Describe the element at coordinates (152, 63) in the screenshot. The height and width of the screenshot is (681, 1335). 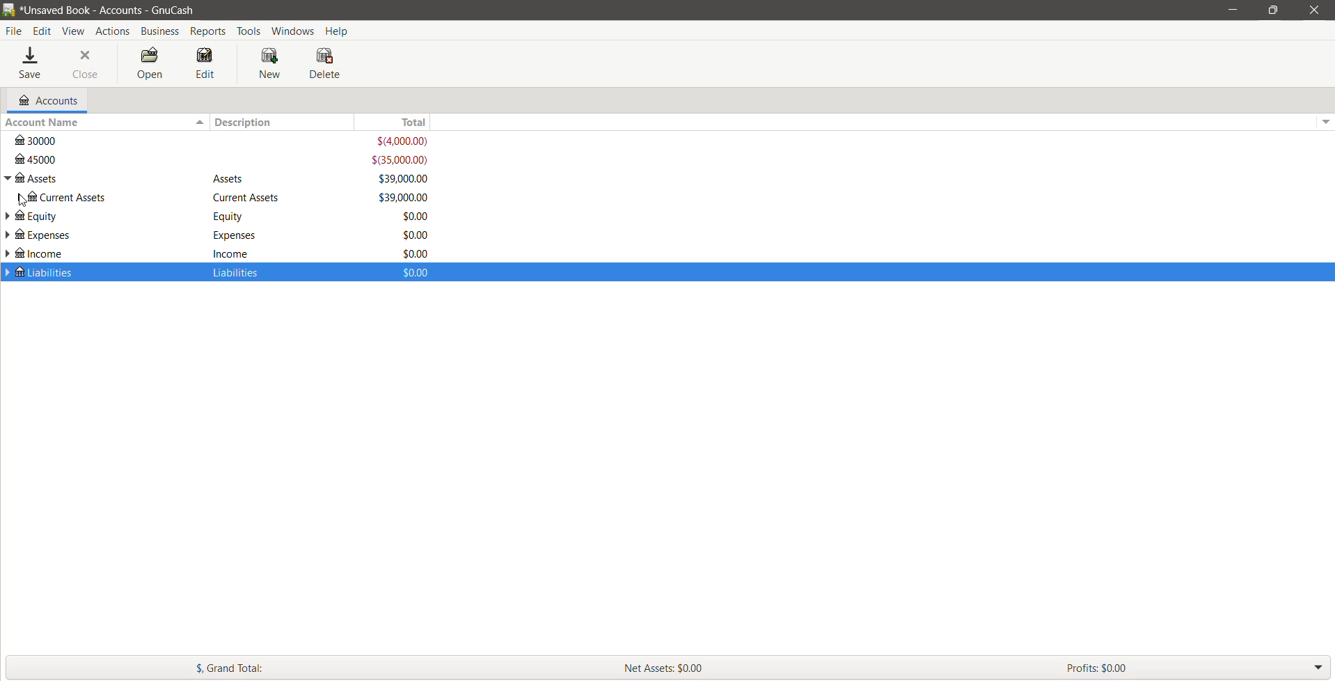
I see `Open` at that location.